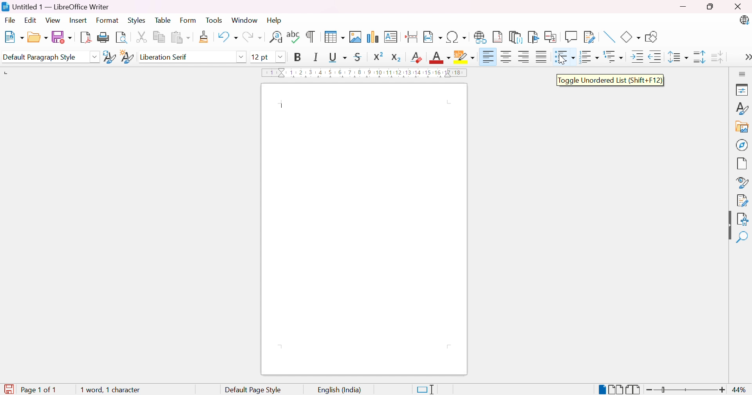  What do you see at coordinates (700, 58) in the screenshot?
I see `Increase paragraph spacing` at bounding box center [700, 58].